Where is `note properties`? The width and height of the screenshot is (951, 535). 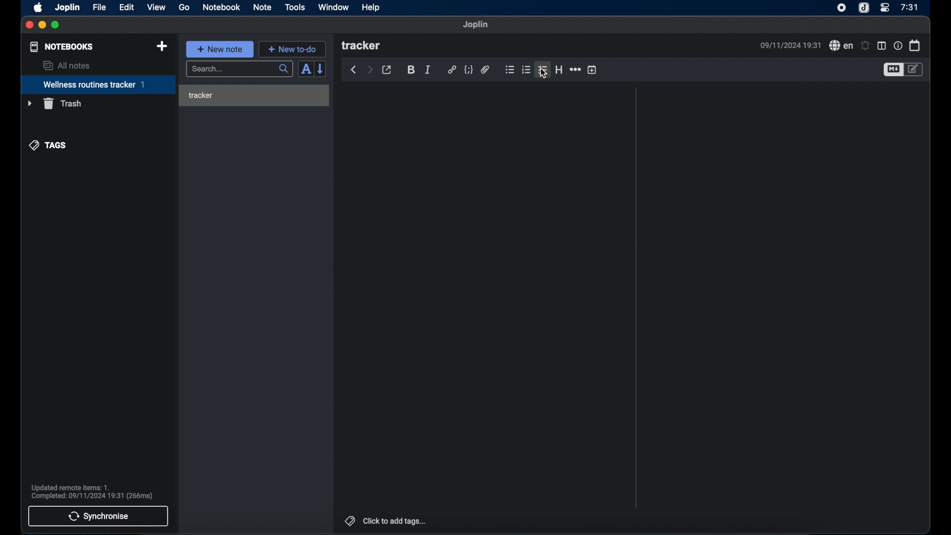
note properties is located at coordinates (898, 45).